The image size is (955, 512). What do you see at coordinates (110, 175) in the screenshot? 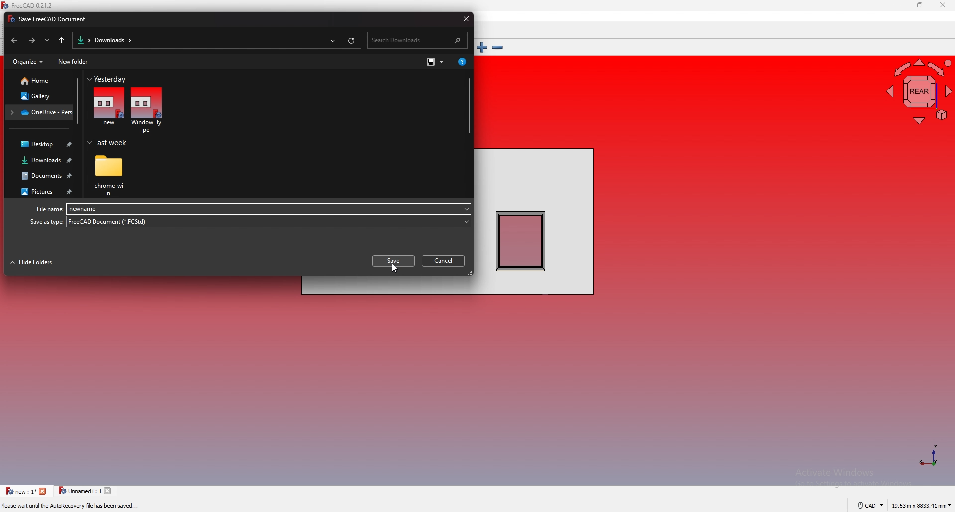
I see `folder` at bounding box center [110, 175].